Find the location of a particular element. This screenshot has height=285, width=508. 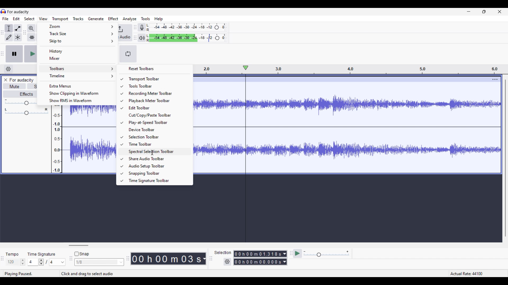

Instractions for cursor is located at coordinates (88, 273).